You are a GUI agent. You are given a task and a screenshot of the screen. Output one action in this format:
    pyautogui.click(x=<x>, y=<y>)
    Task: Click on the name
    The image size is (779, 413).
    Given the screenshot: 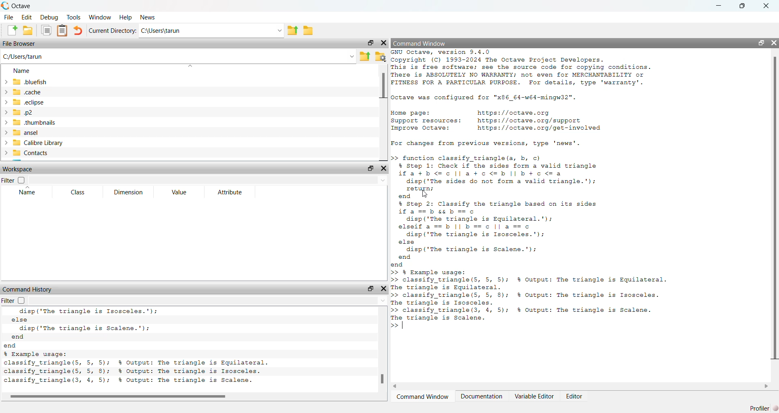 What is the action you would take?
    pyautogui.click(x=29, y=193)
    